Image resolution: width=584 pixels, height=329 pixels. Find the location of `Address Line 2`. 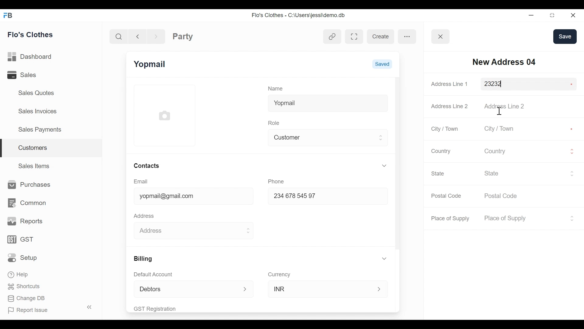

Address Line 2 is located at coordinates (507, 106).